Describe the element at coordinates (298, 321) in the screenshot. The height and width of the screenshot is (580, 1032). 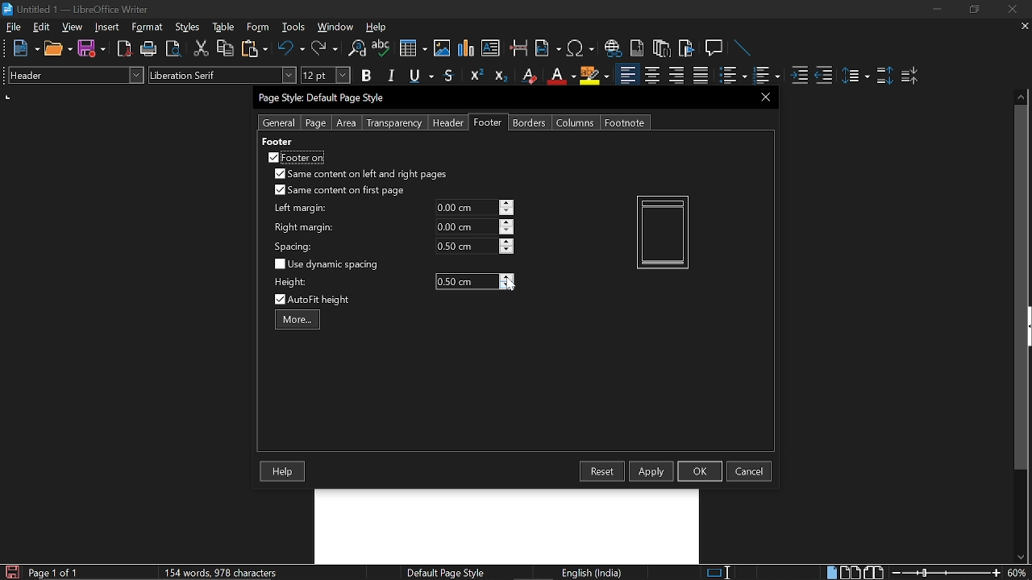
I see `more` at that location.